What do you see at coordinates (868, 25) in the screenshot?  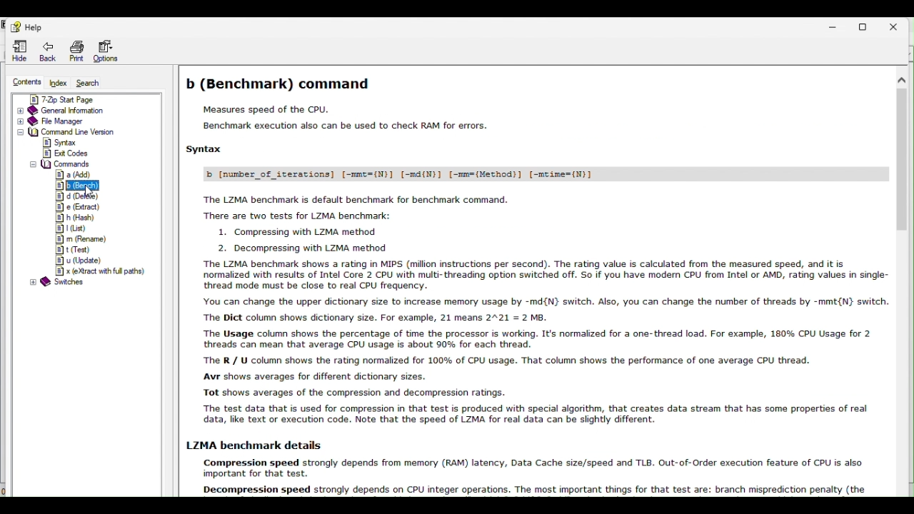 I see `restore` at bounding box center [868, 25].